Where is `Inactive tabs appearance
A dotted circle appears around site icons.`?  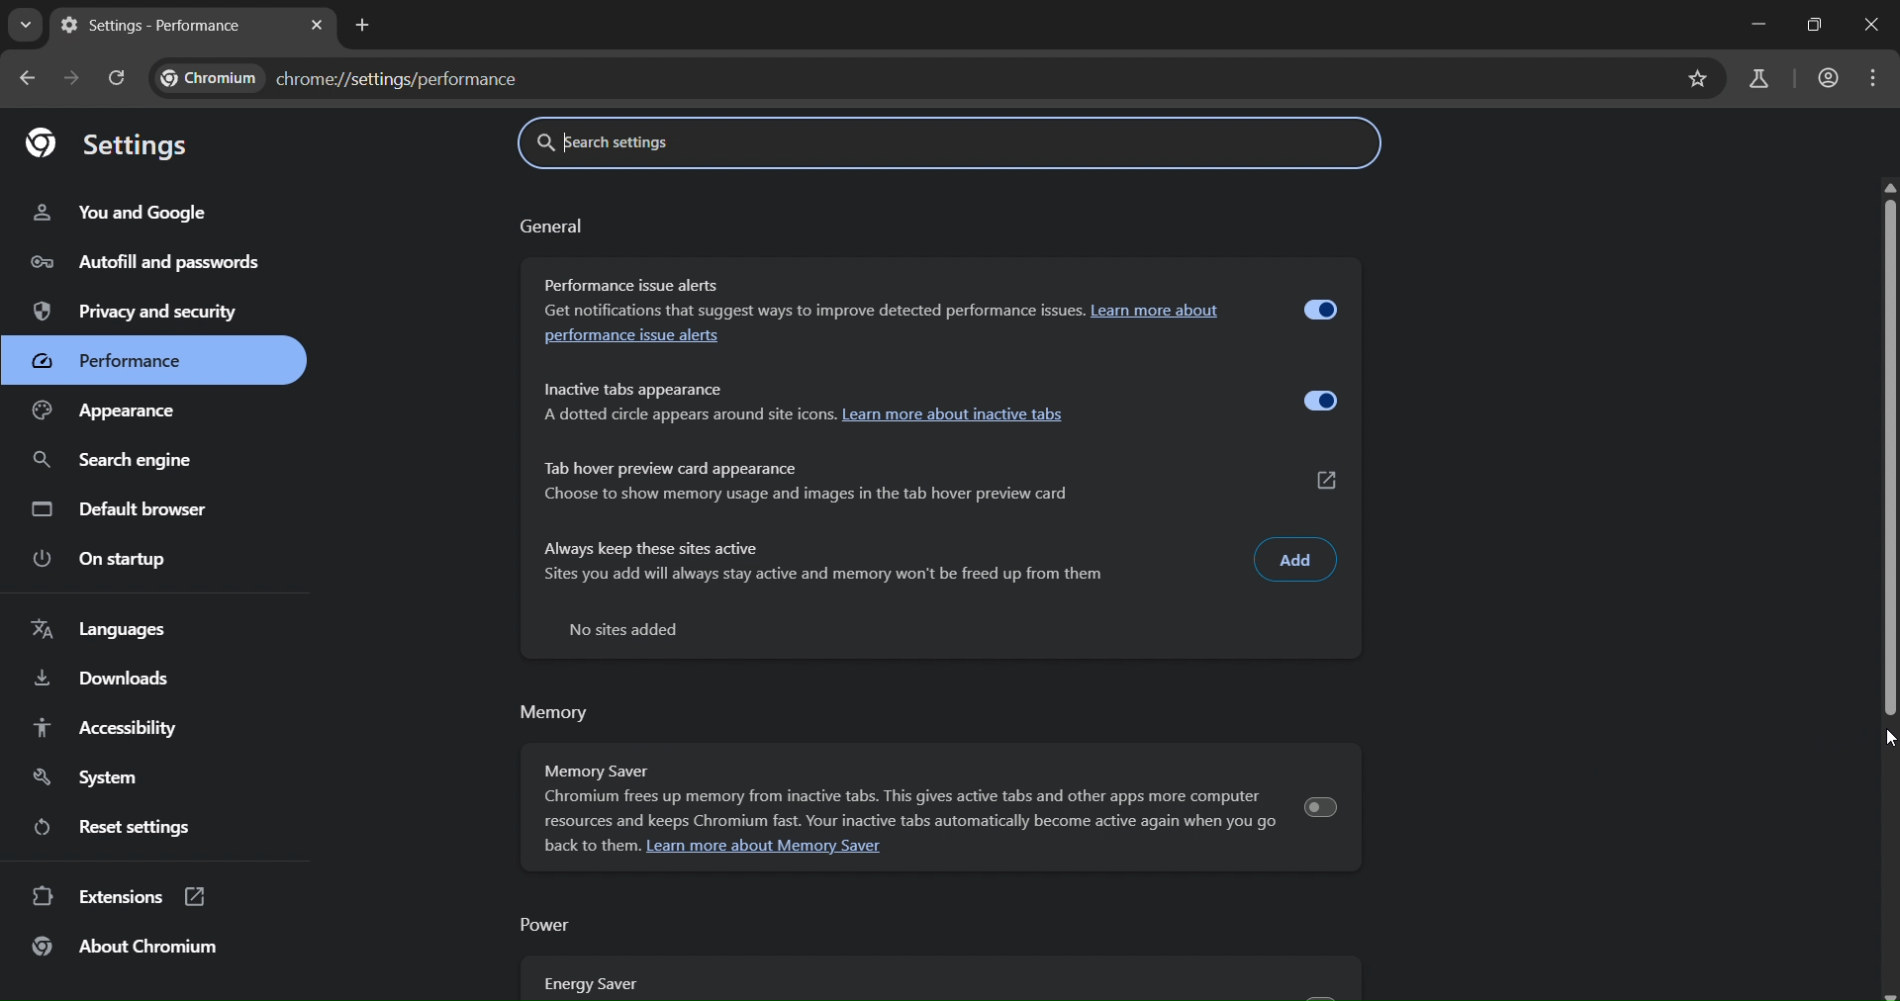 Inactive tabs appearance
A dotted circle appears around site icons. is located at coordinates (688, 404).